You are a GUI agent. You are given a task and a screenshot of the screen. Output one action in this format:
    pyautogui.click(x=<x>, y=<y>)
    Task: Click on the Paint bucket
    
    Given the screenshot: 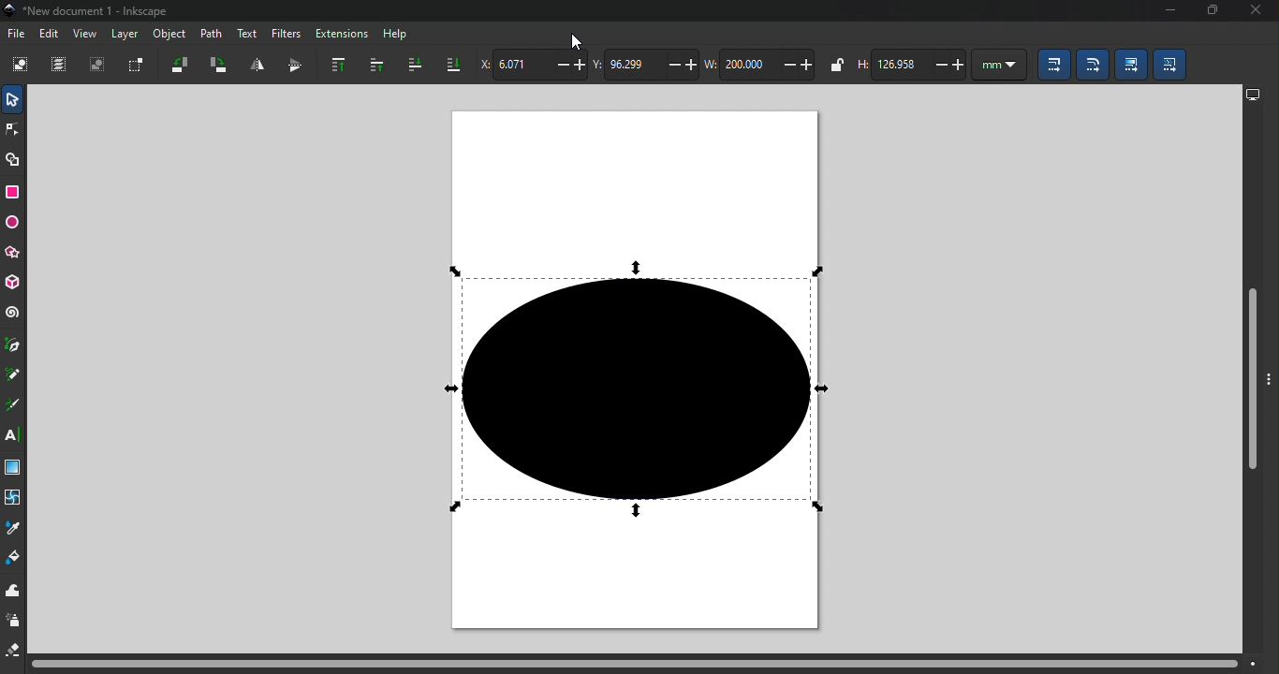 What is the action you would take?
    pyautogui.click(x=14, y=558)
    